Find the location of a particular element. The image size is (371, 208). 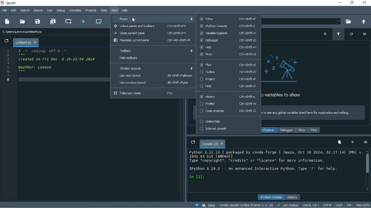

Consoles is located at coordinates (75, 10).